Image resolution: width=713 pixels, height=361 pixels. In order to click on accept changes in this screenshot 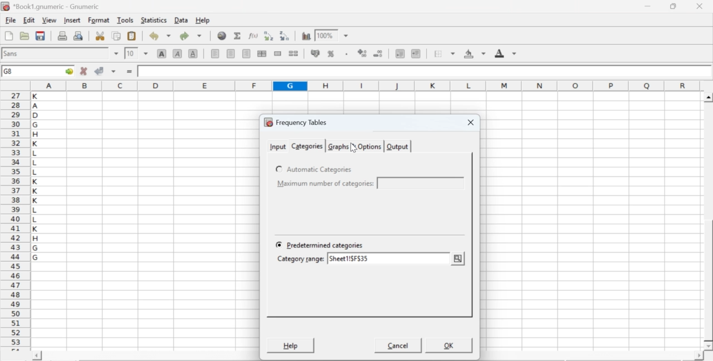, I will do `click(100, 70)`.